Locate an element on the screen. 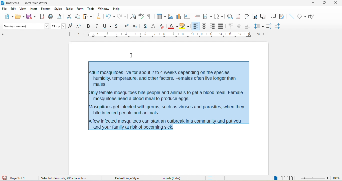  align left is located at coordinates (196, 26).